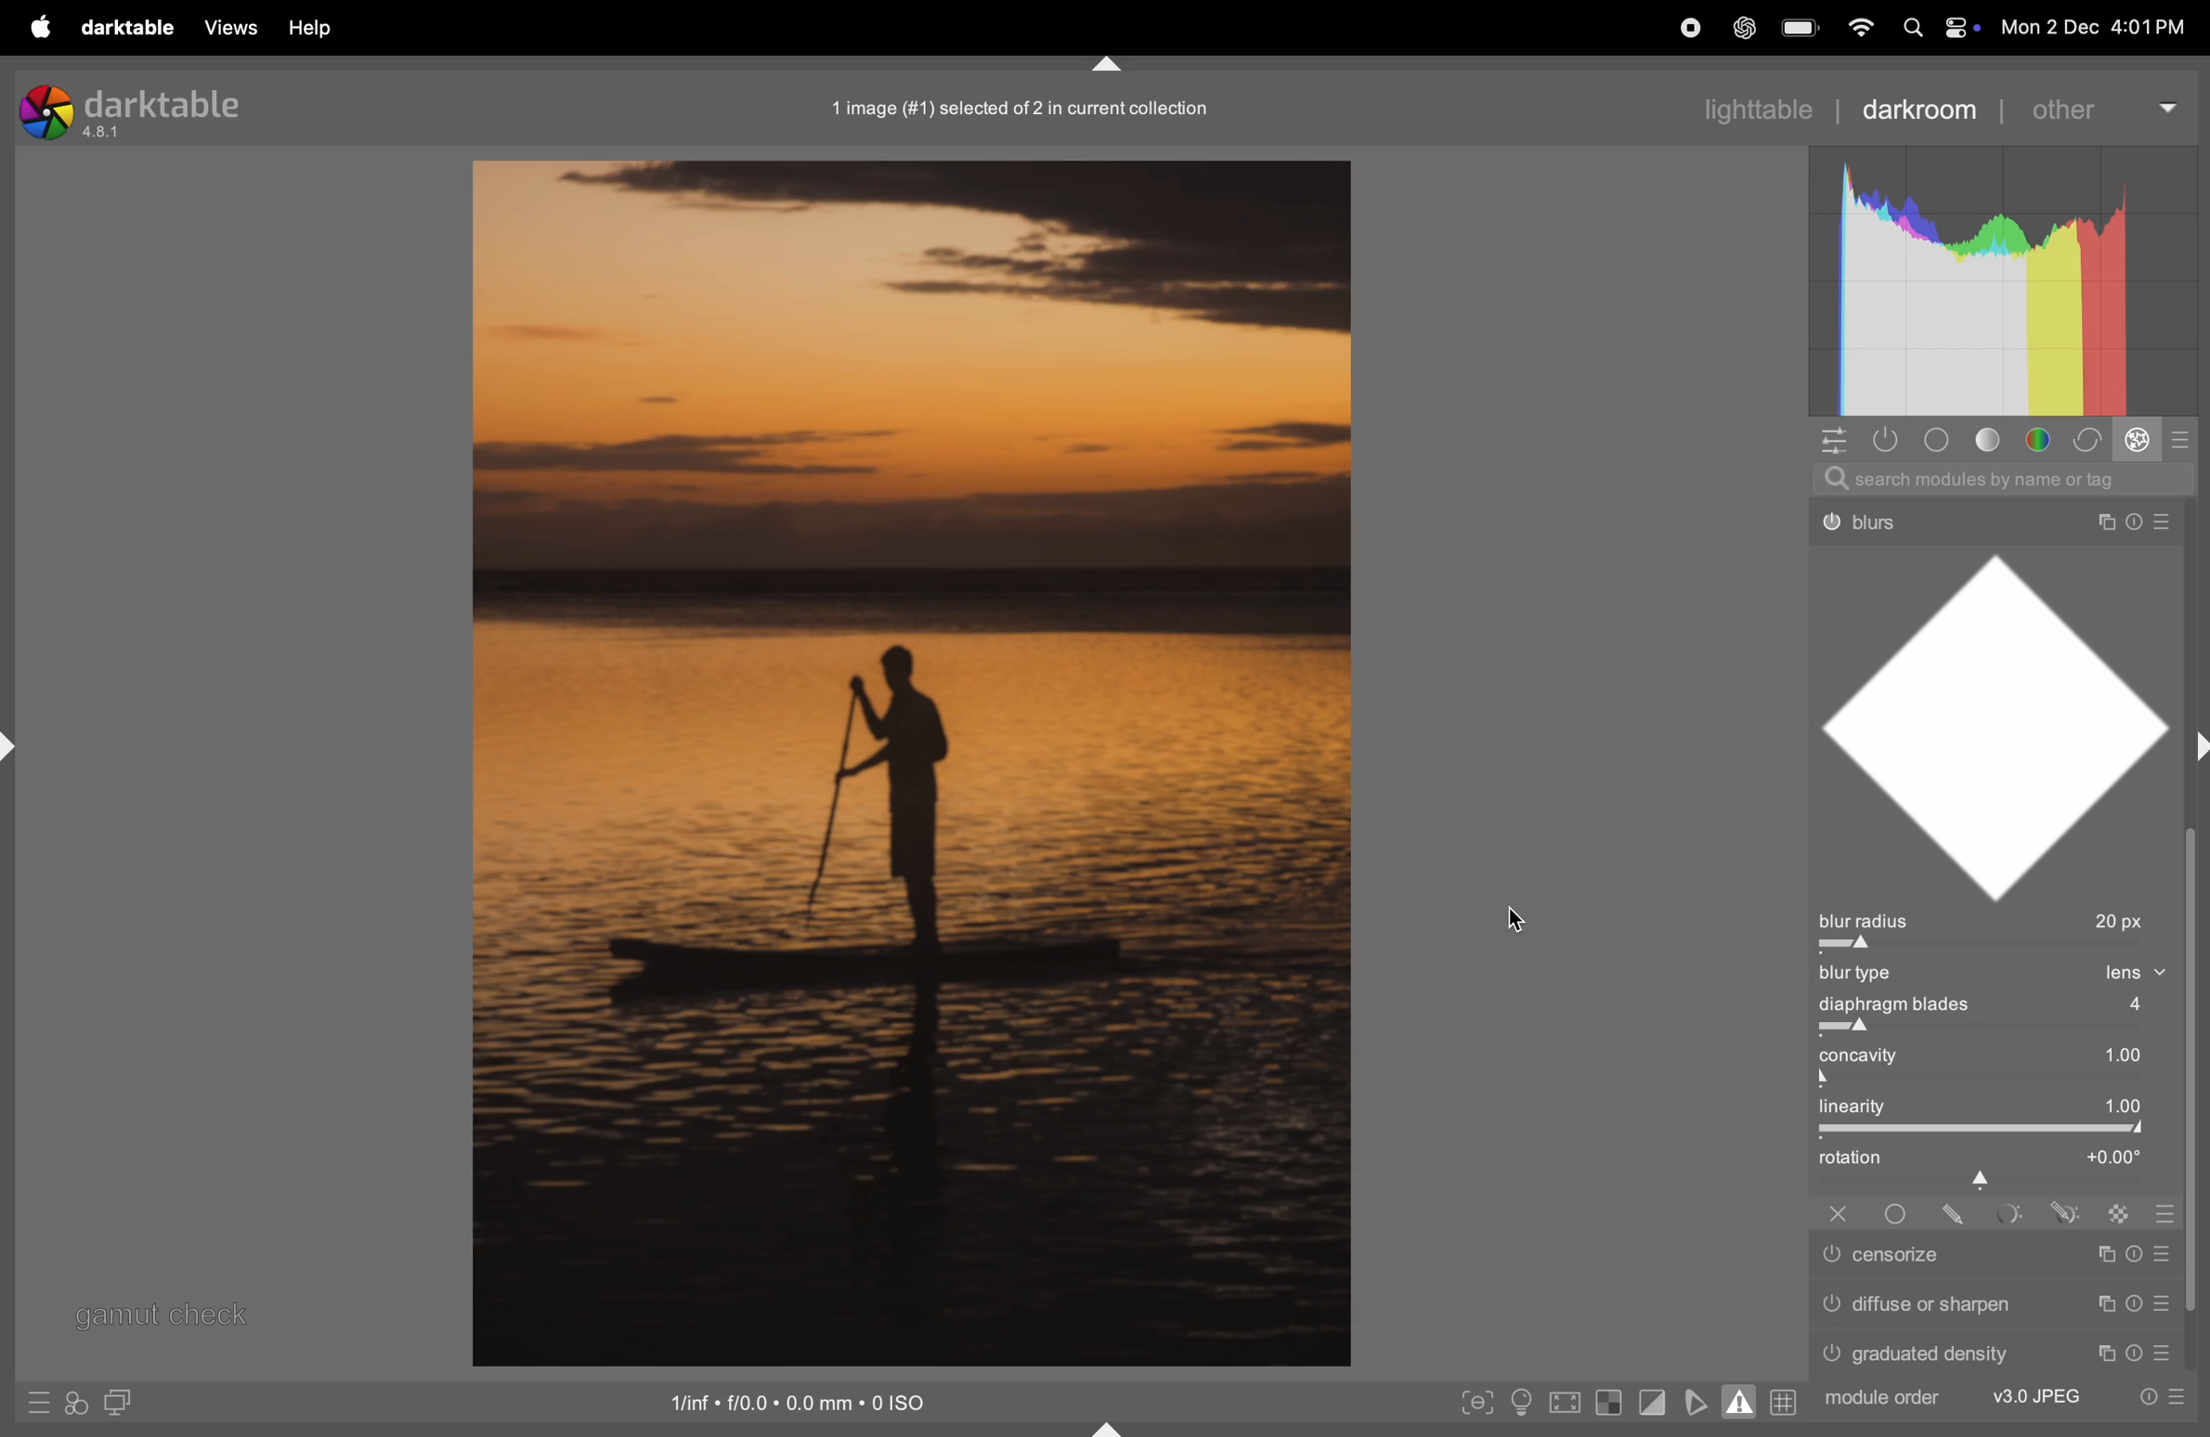 The image size is (2210, 1437). Describe the element at coordinates (1477, 1404) in the screenshot. I see `toggle peak focusing mode` at that location.